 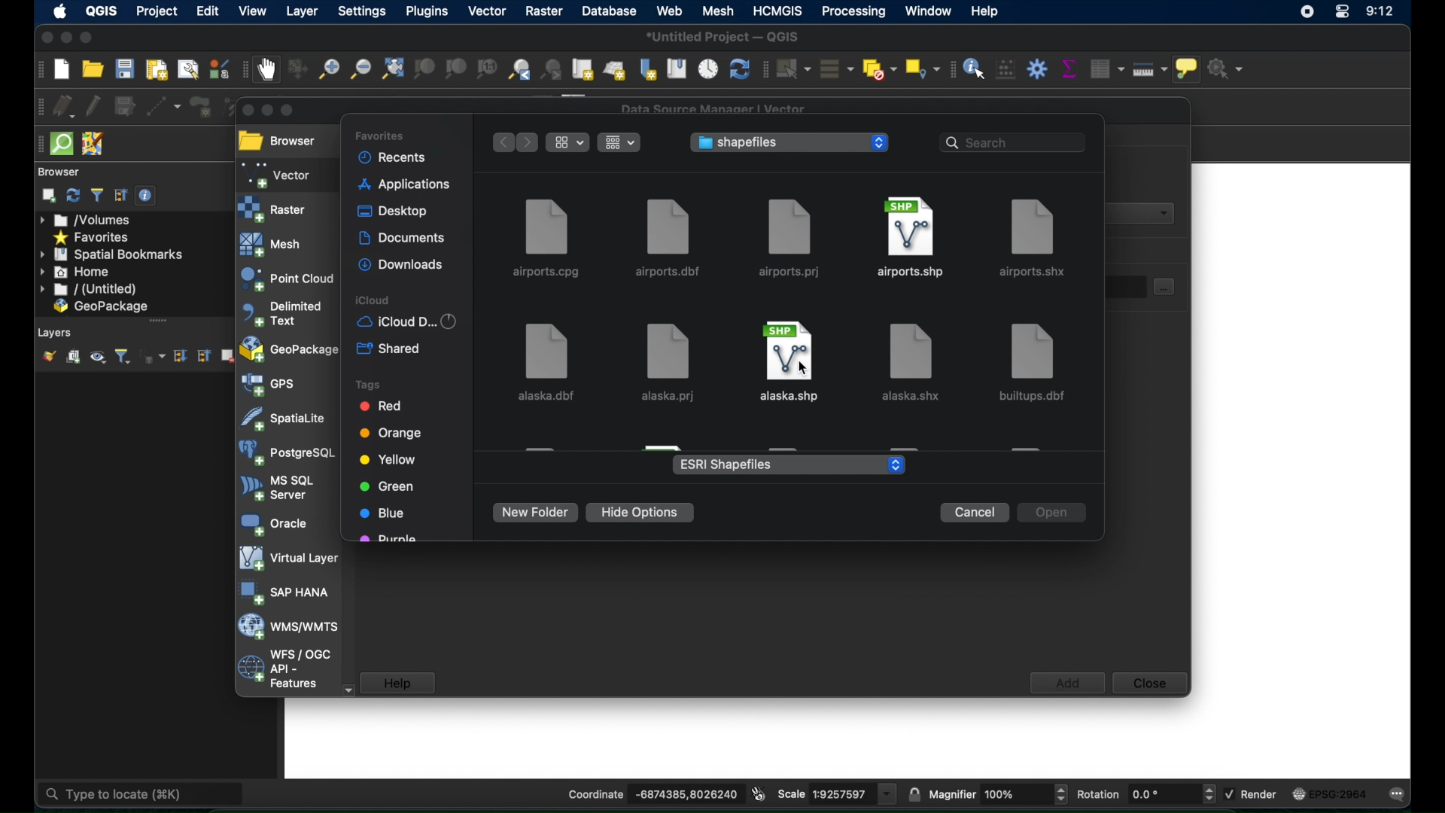 I want to click on remove layer/group, so click(x=229, y=356).